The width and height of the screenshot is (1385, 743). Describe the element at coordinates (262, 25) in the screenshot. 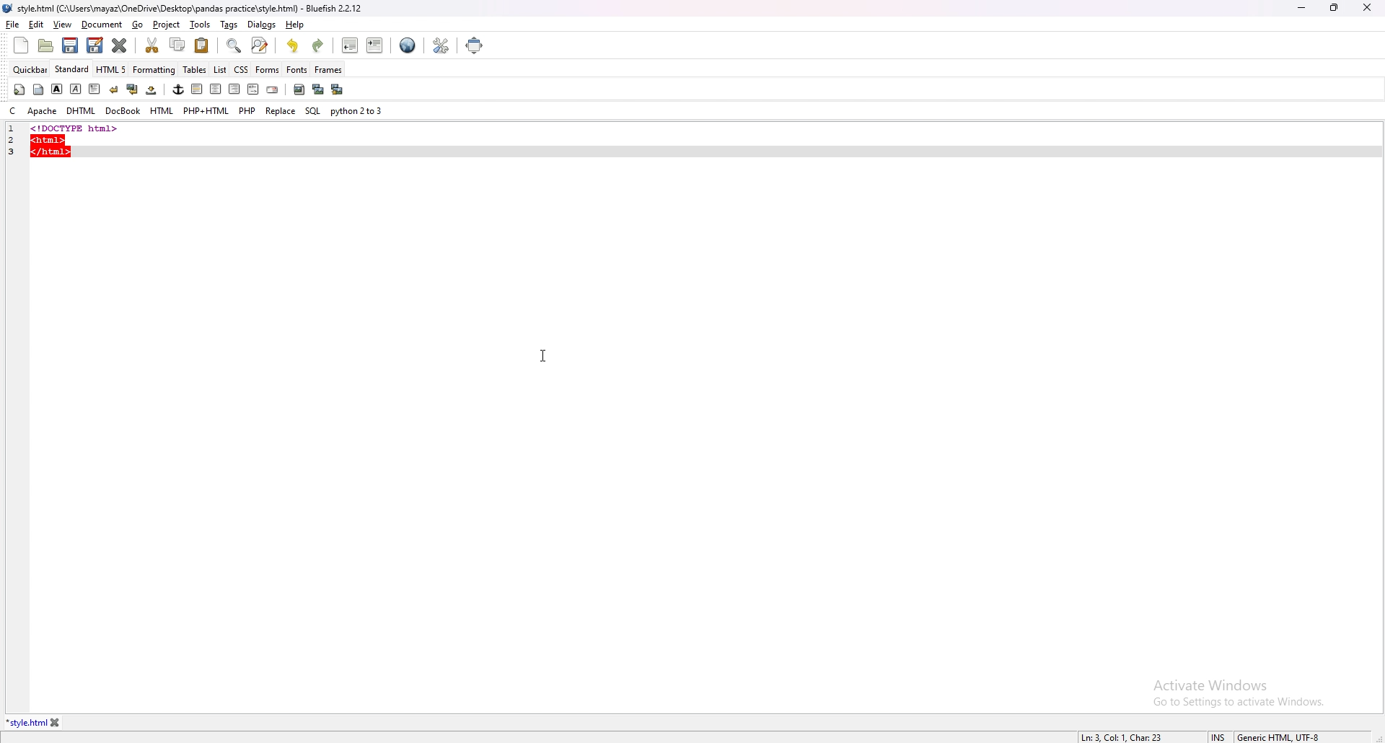

I see `dialogs` at that location.